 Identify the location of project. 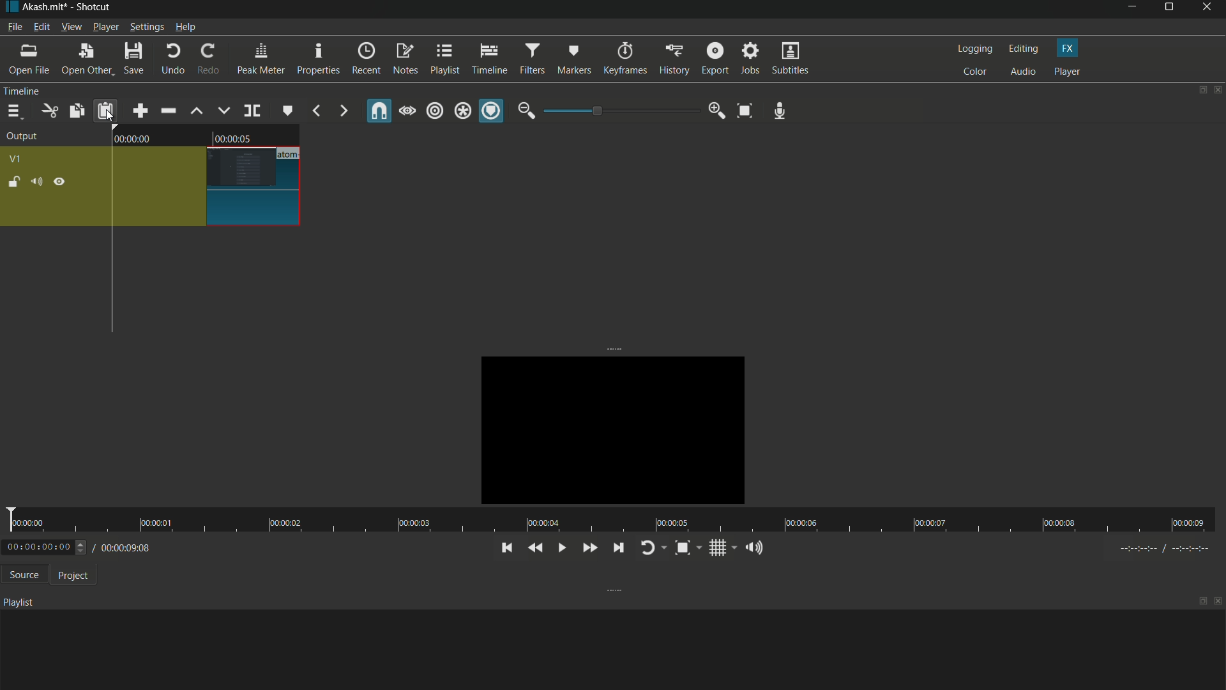
(70, 574).